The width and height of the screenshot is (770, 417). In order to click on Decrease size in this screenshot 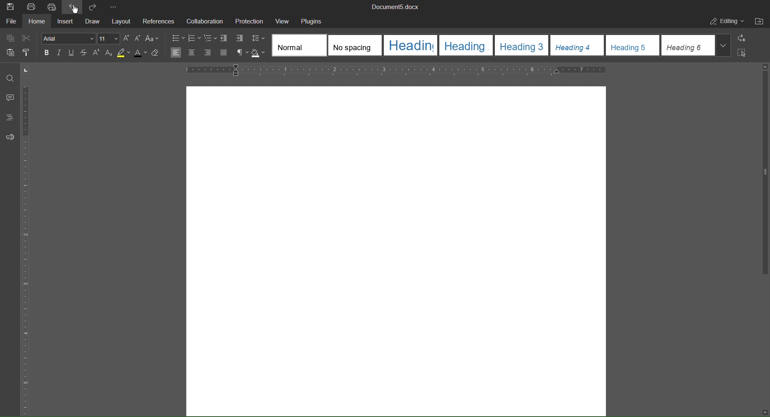, I will do `click(138, 38)`.